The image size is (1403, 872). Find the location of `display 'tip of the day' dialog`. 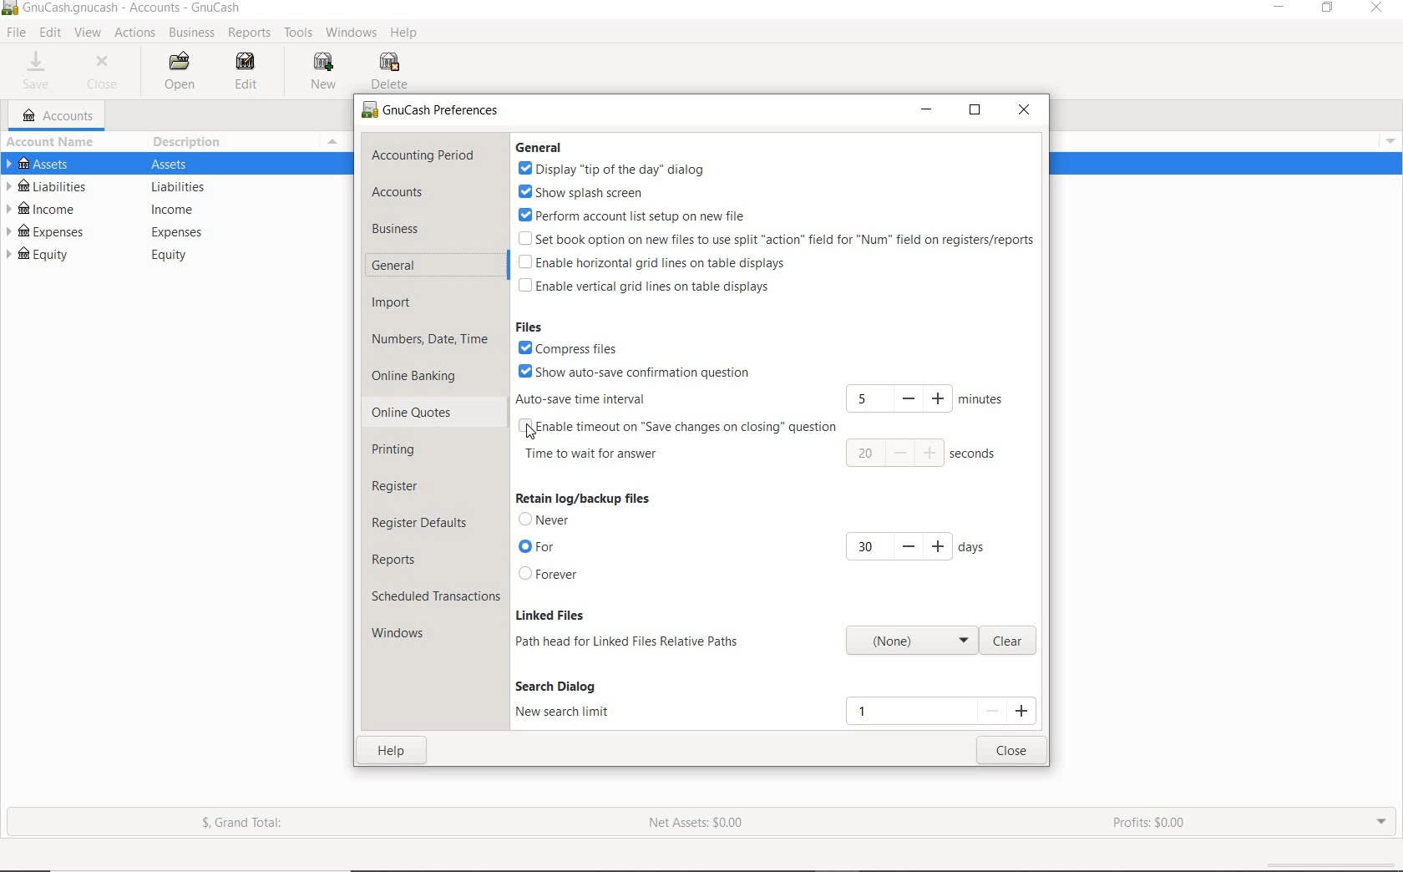

display 'tip of the day' dialog is located at coordinates (611, 170).